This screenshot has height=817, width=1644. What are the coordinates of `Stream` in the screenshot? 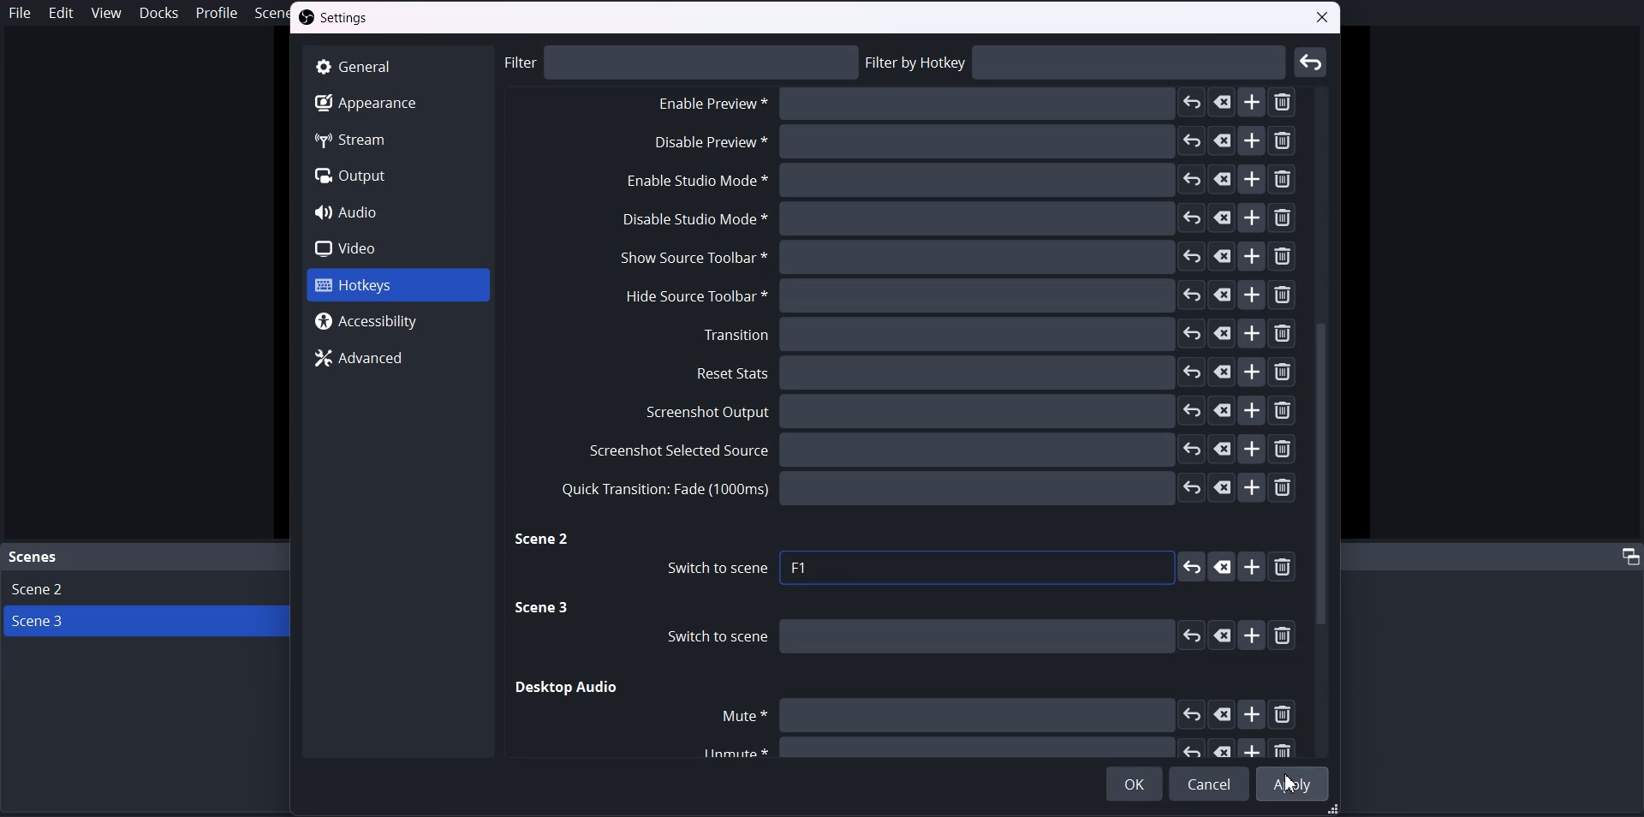 It's located at (396, 139).